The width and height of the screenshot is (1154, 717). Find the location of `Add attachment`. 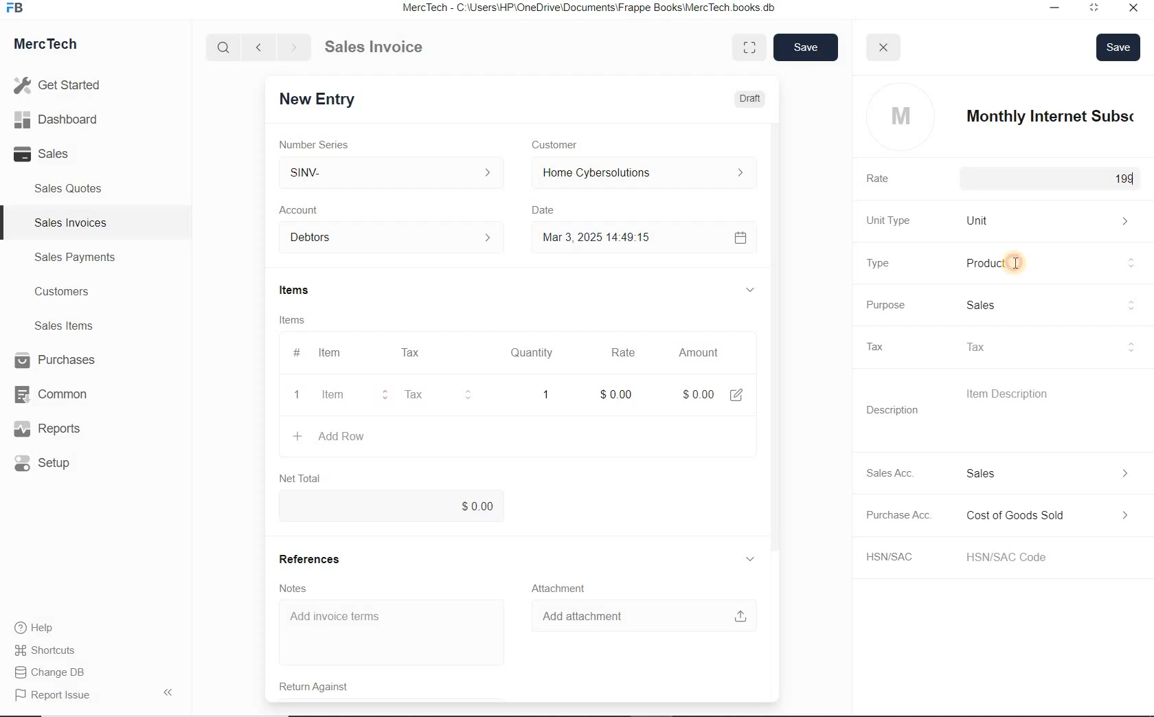

Add attachment is located at coordinates (636, 615).